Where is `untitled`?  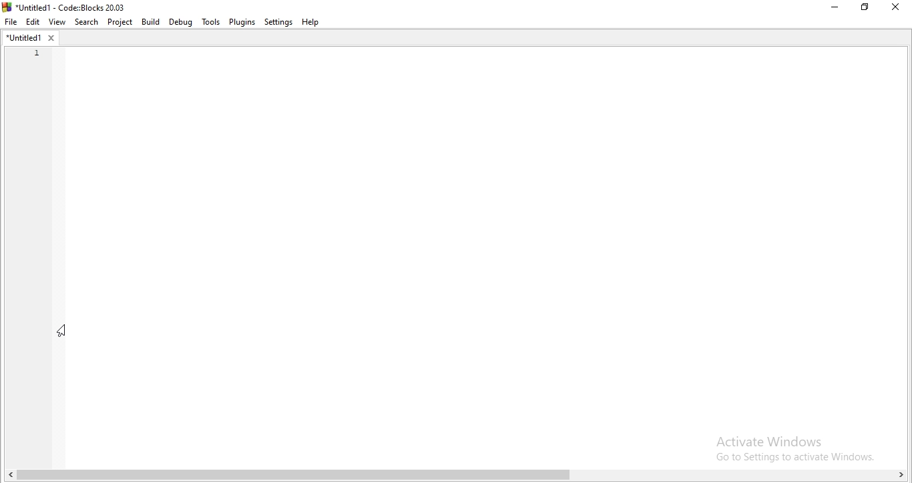 untitled is located at coordinates (29, 37).